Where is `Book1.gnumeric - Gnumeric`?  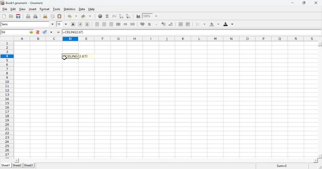 Book1.gnumeric - Gnumeric is located at coordinates (25, 3).